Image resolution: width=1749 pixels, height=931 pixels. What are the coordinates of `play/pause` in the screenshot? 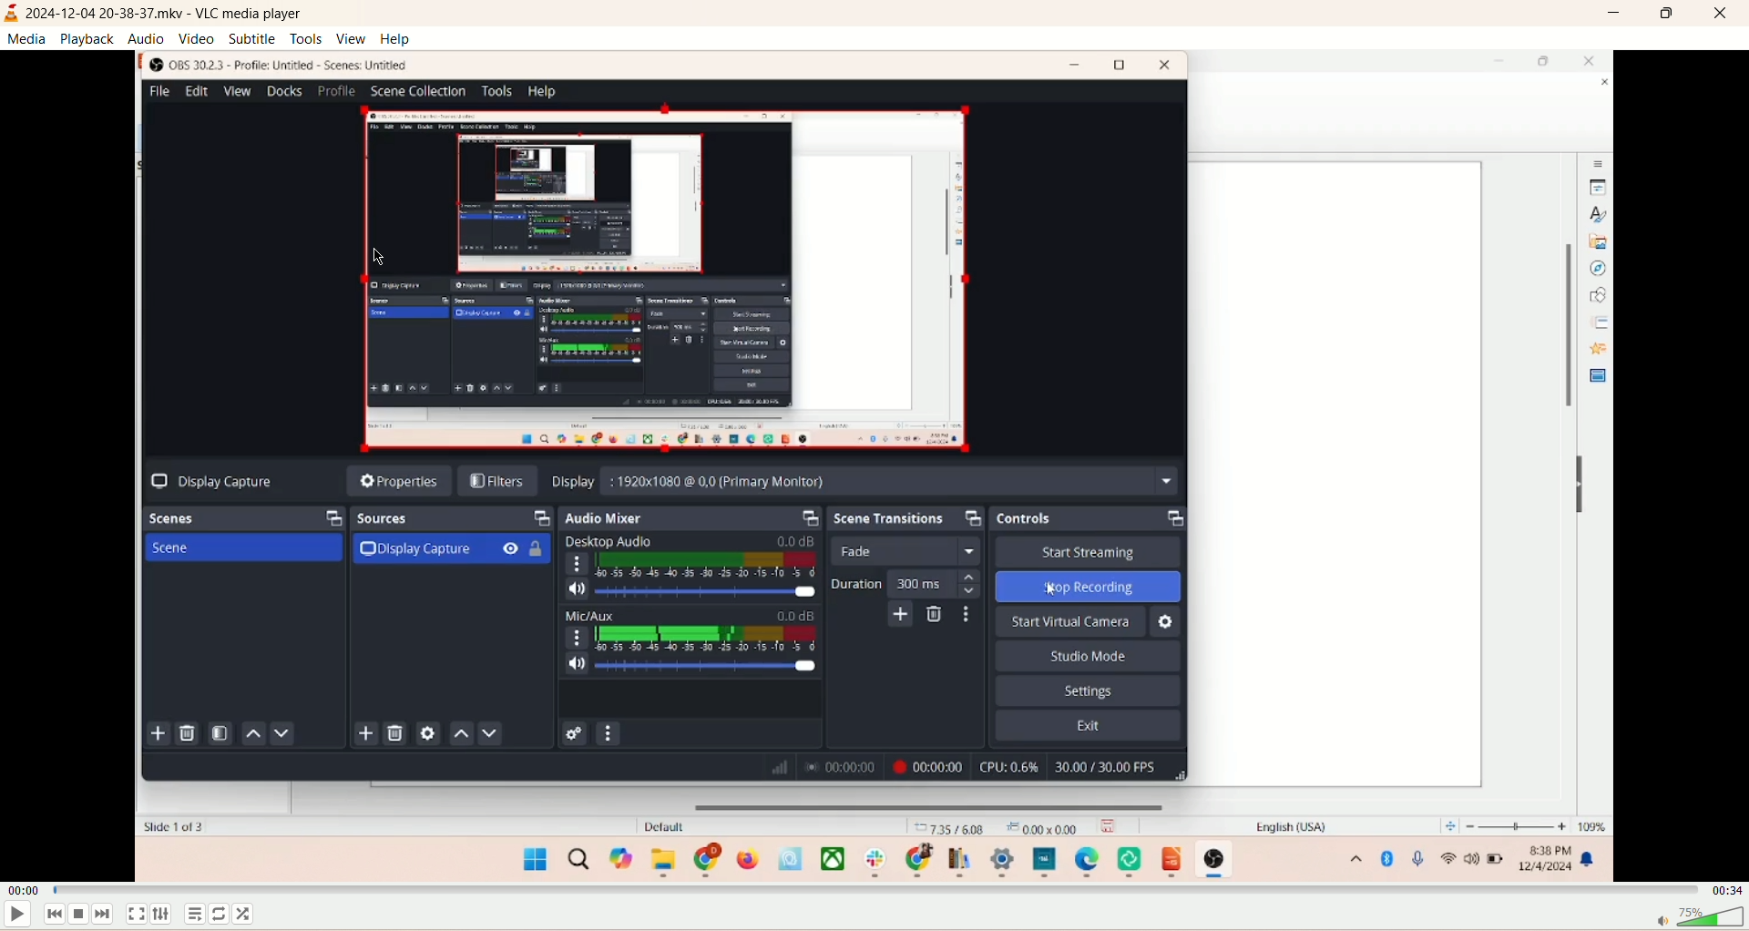 It's located at (18, 917).